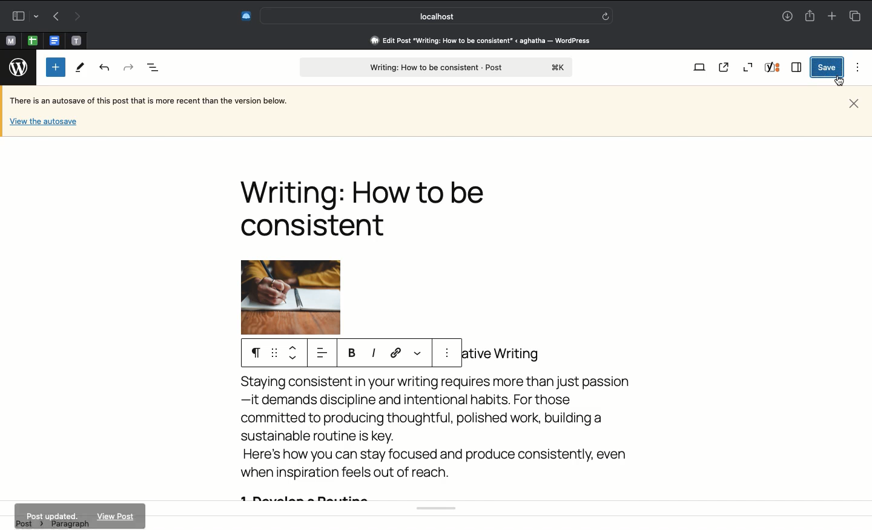 The height and width of the screenshot is (530, 872). What do you see at coordinates (831, 16) in the screenshot?
I see `Add new tab` at bounding box center [831, 16].